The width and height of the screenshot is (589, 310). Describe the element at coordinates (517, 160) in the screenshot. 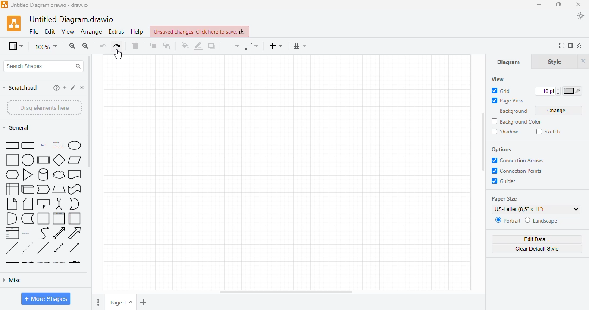

I see `connection arrows` at that location.